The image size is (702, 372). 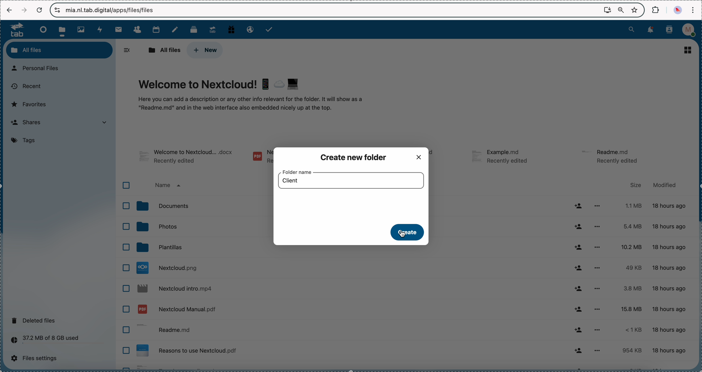 I want to click on share, so click(x=579, y=269).